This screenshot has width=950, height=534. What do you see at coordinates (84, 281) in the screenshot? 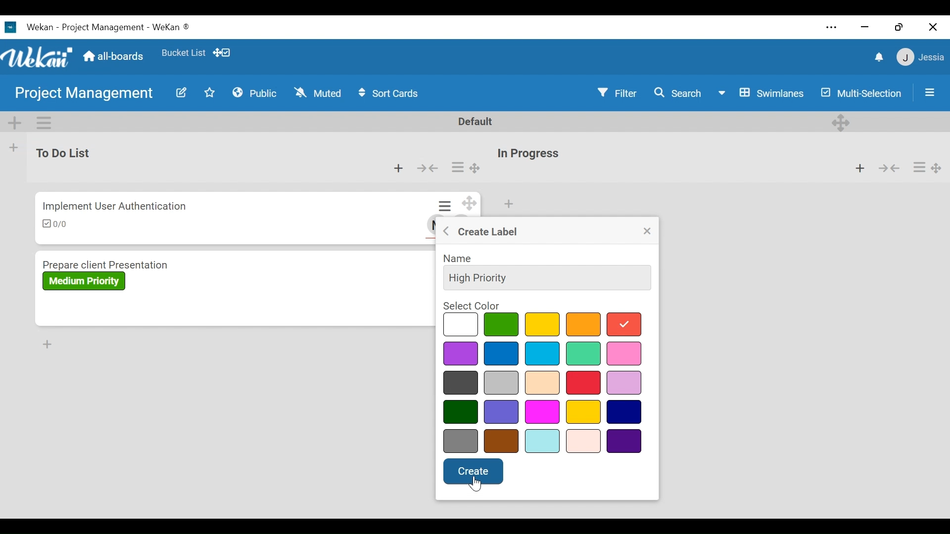
I see `Label` at bounding box center [84, 281].